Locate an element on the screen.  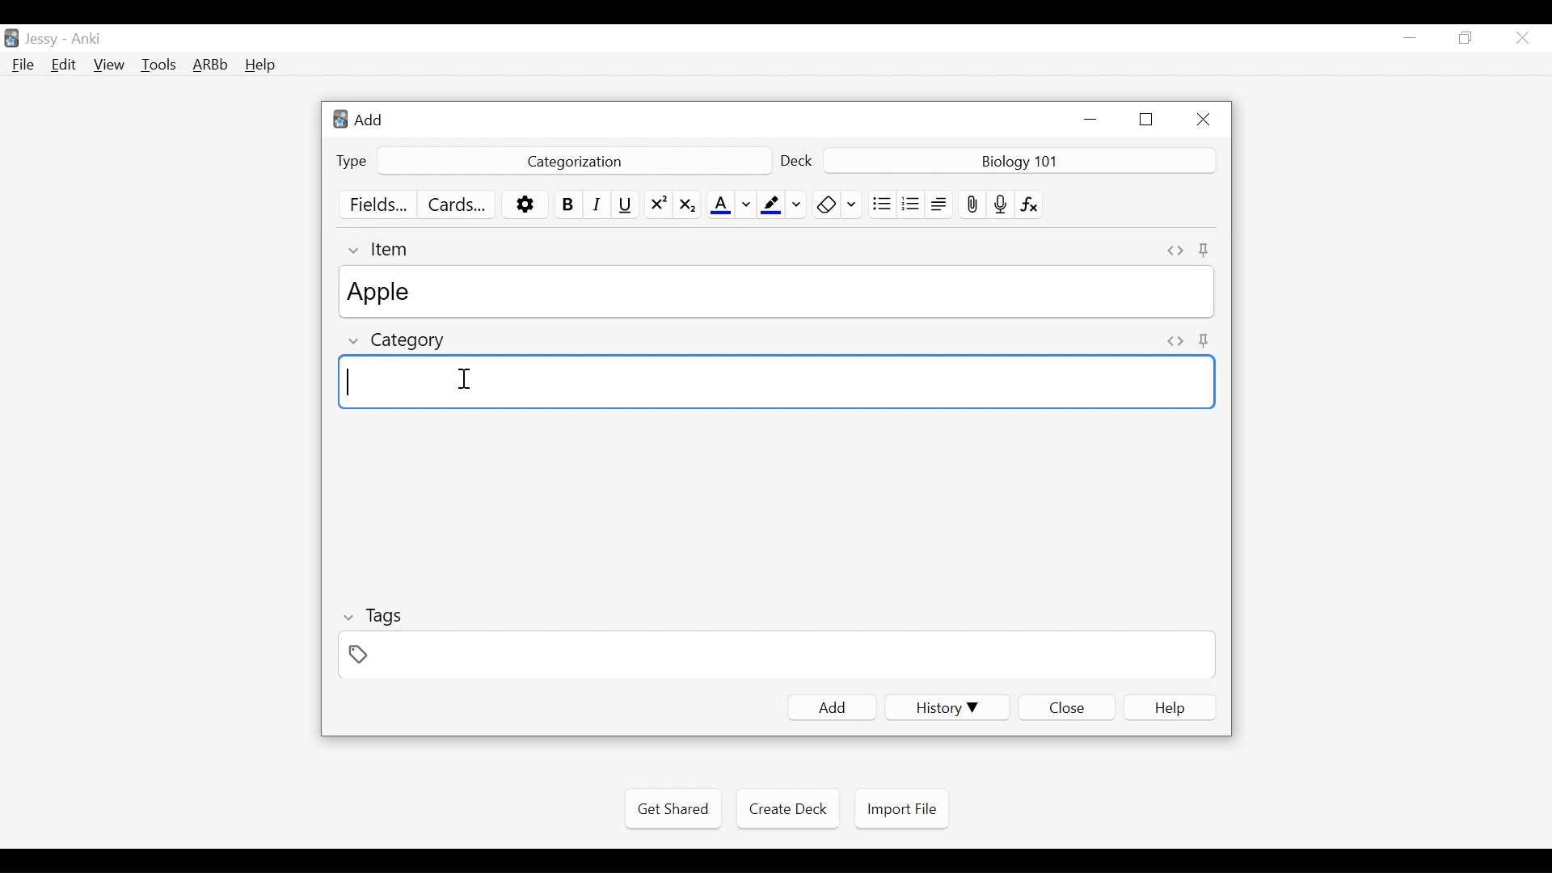
Alignment is located at coordinates (940, 205).